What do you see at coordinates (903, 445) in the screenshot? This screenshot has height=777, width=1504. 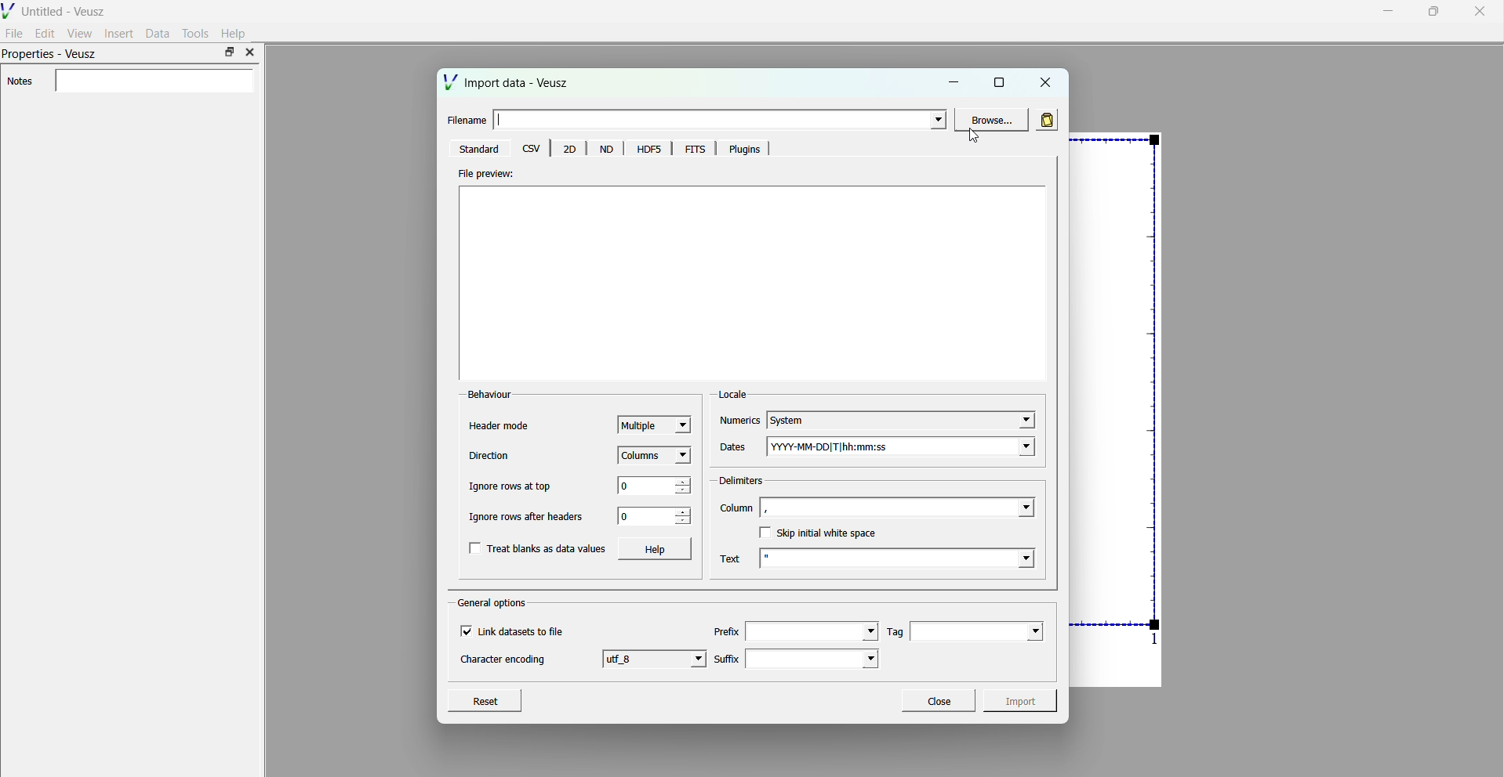 I see `YYYY-MM-DD|T|hh:mm:ss` at bounding box center [903, 445].